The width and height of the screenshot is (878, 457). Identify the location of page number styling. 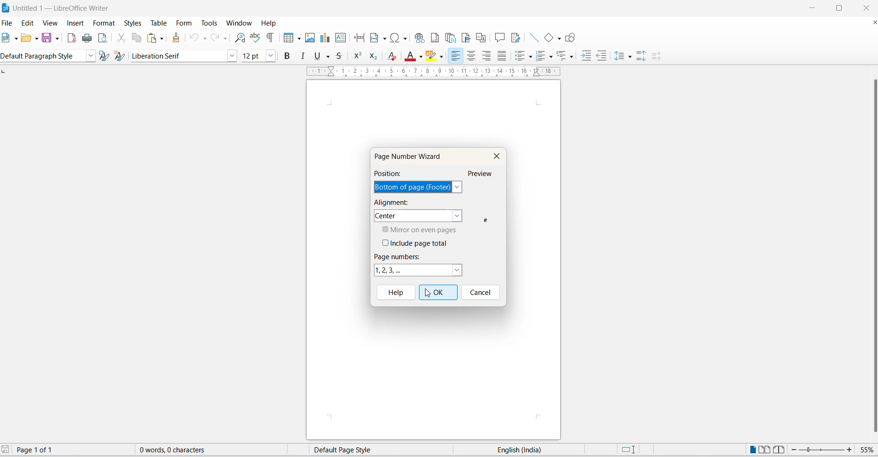
(399, 256).